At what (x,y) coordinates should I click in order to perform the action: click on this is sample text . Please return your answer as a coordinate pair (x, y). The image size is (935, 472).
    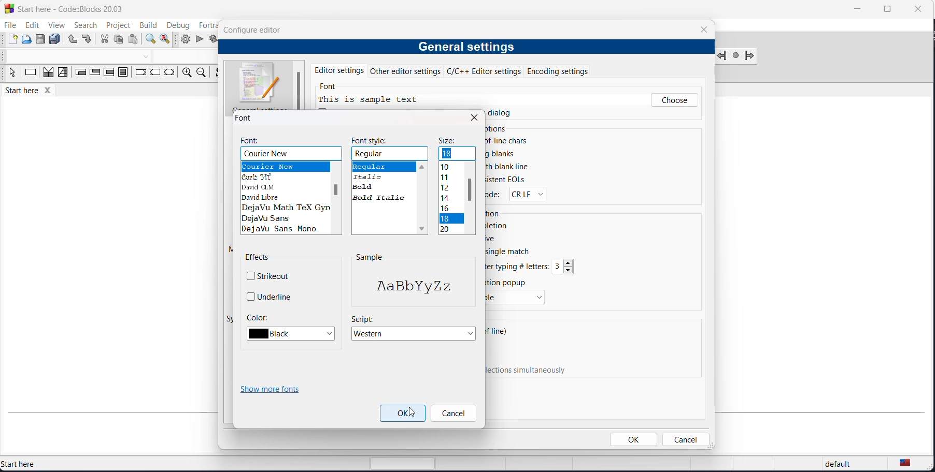
    Looking at the image, I should click on (372, 100).